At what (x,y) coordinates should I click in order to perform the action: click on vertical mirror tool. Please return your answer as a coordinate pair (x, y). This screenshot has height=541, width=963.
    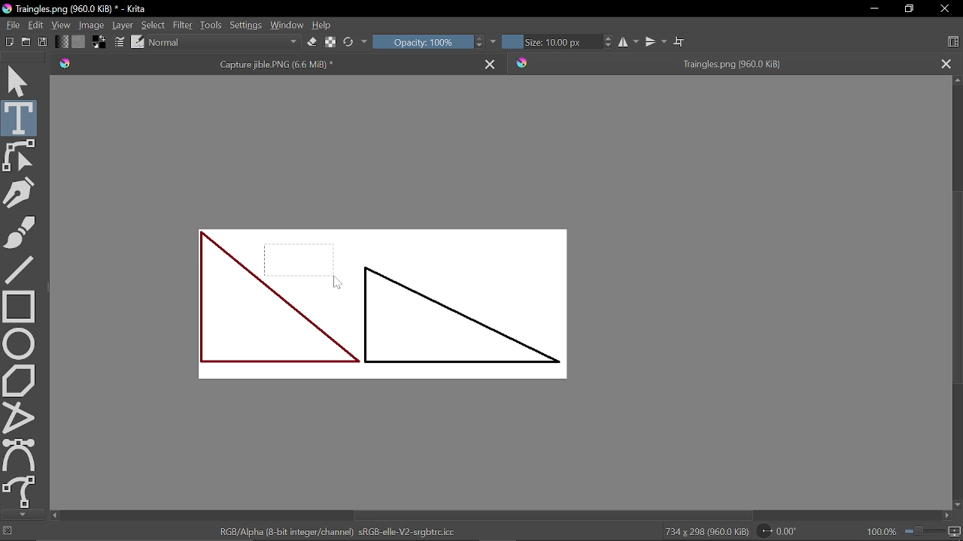
    Looking at the image, I should click on (655, 42).